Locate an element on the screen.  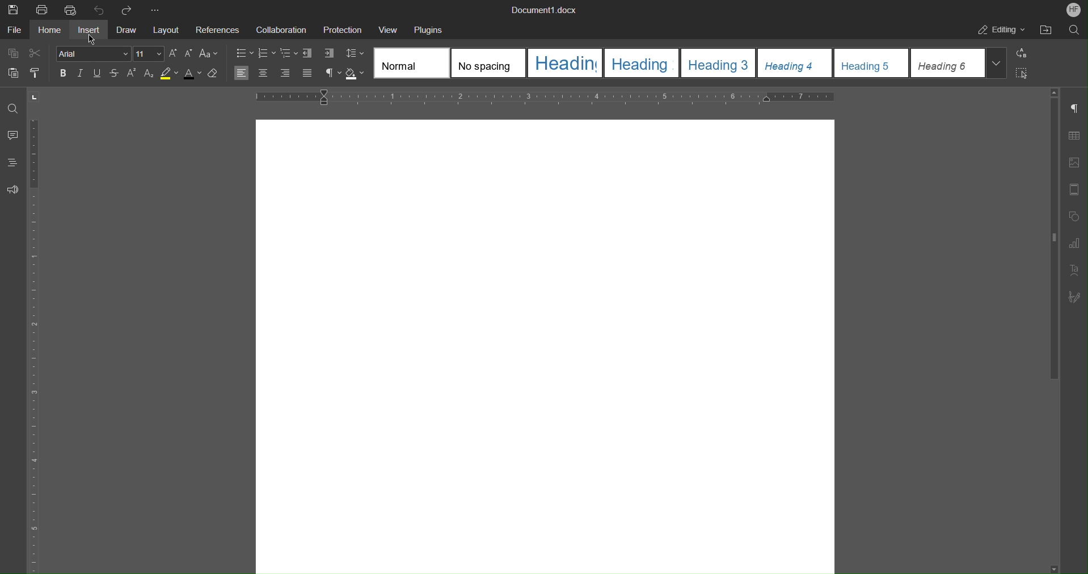
Page Settings is located at coordinates (1077, 189).